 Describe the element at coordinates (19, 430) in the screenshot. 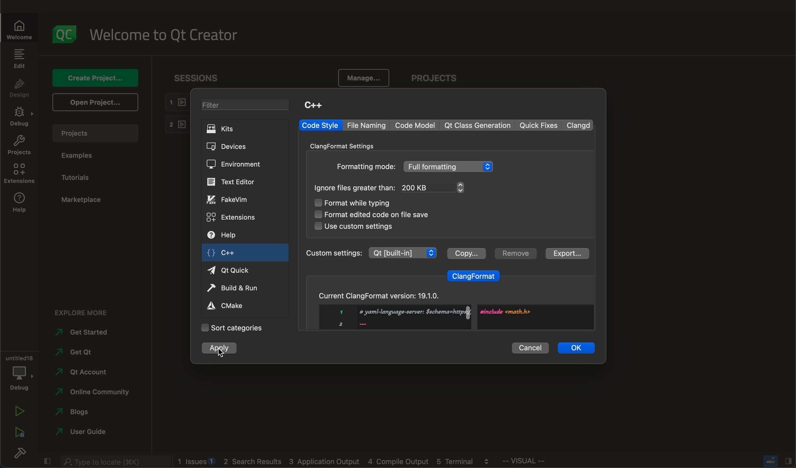

I see `run debug` at that location.